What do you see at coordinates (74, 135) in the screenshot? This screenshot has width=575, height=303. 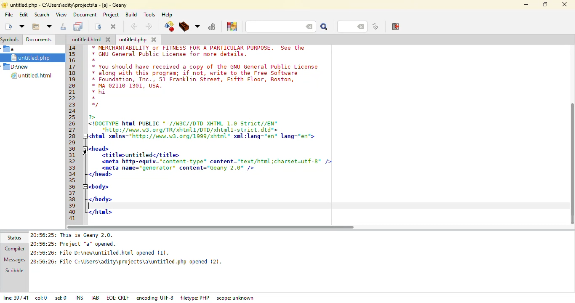 I see `line number` at bounding box center [74, 135].